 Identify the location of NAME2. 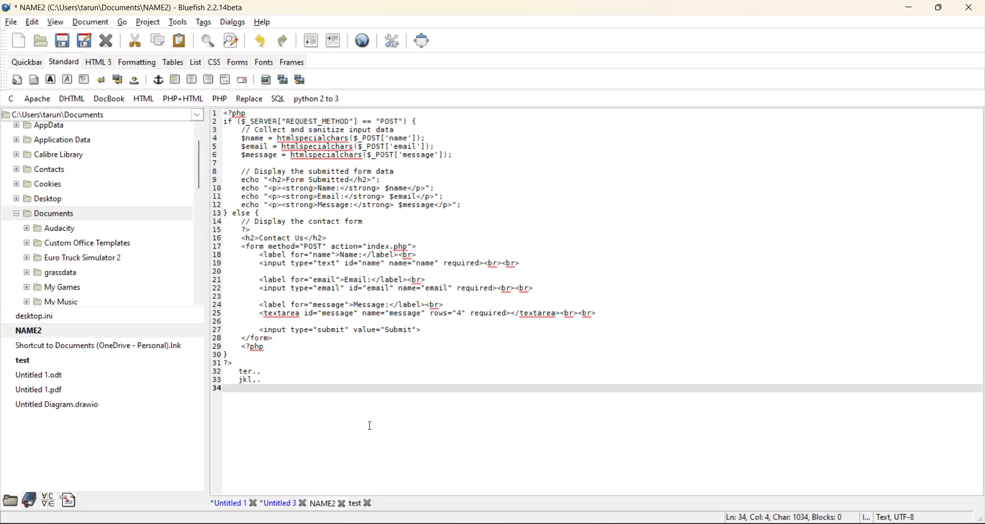
(30, 331).